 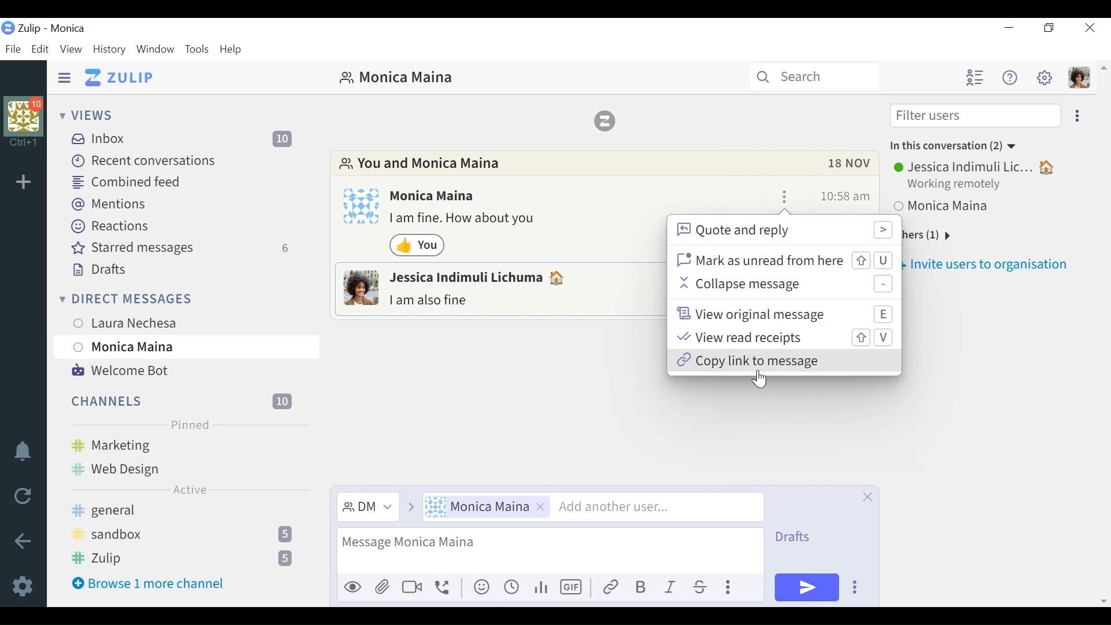 I want to click on Inbox, so click(x=185, y=138).